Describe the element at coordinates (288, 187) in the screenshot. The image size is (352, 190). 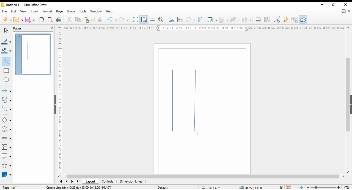
I see `save` at that location.